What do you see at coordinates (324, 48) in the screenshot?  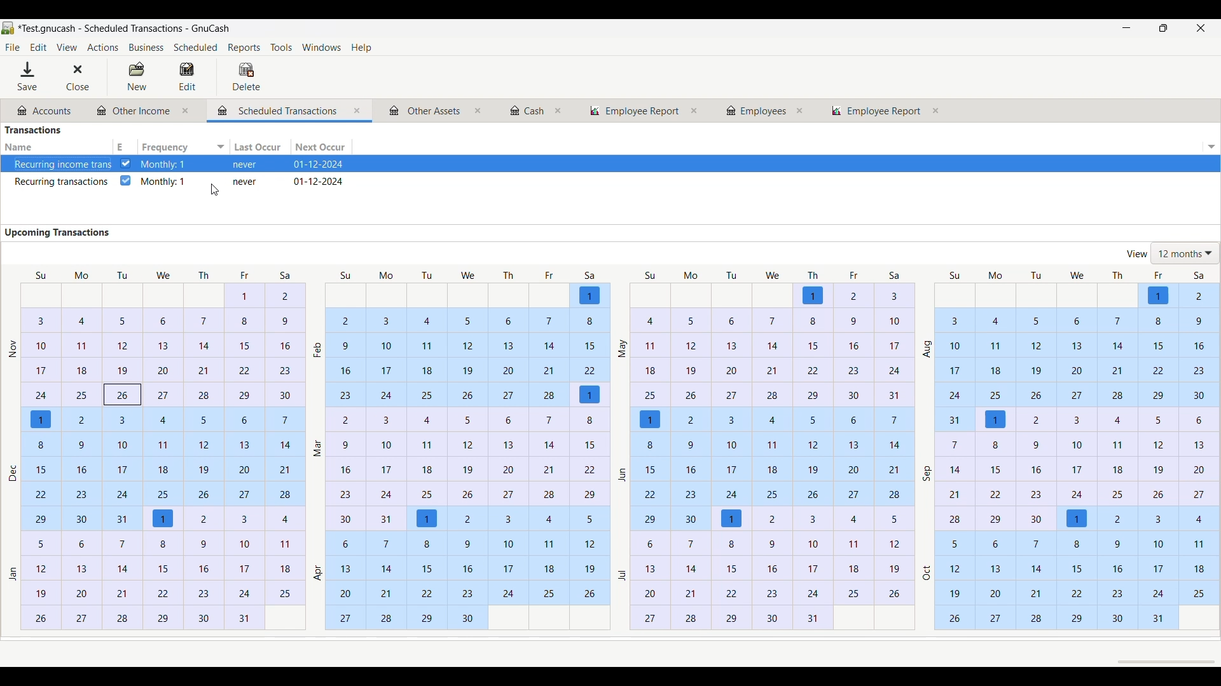 I see `Windows menu` at bounding box center [324, 48].